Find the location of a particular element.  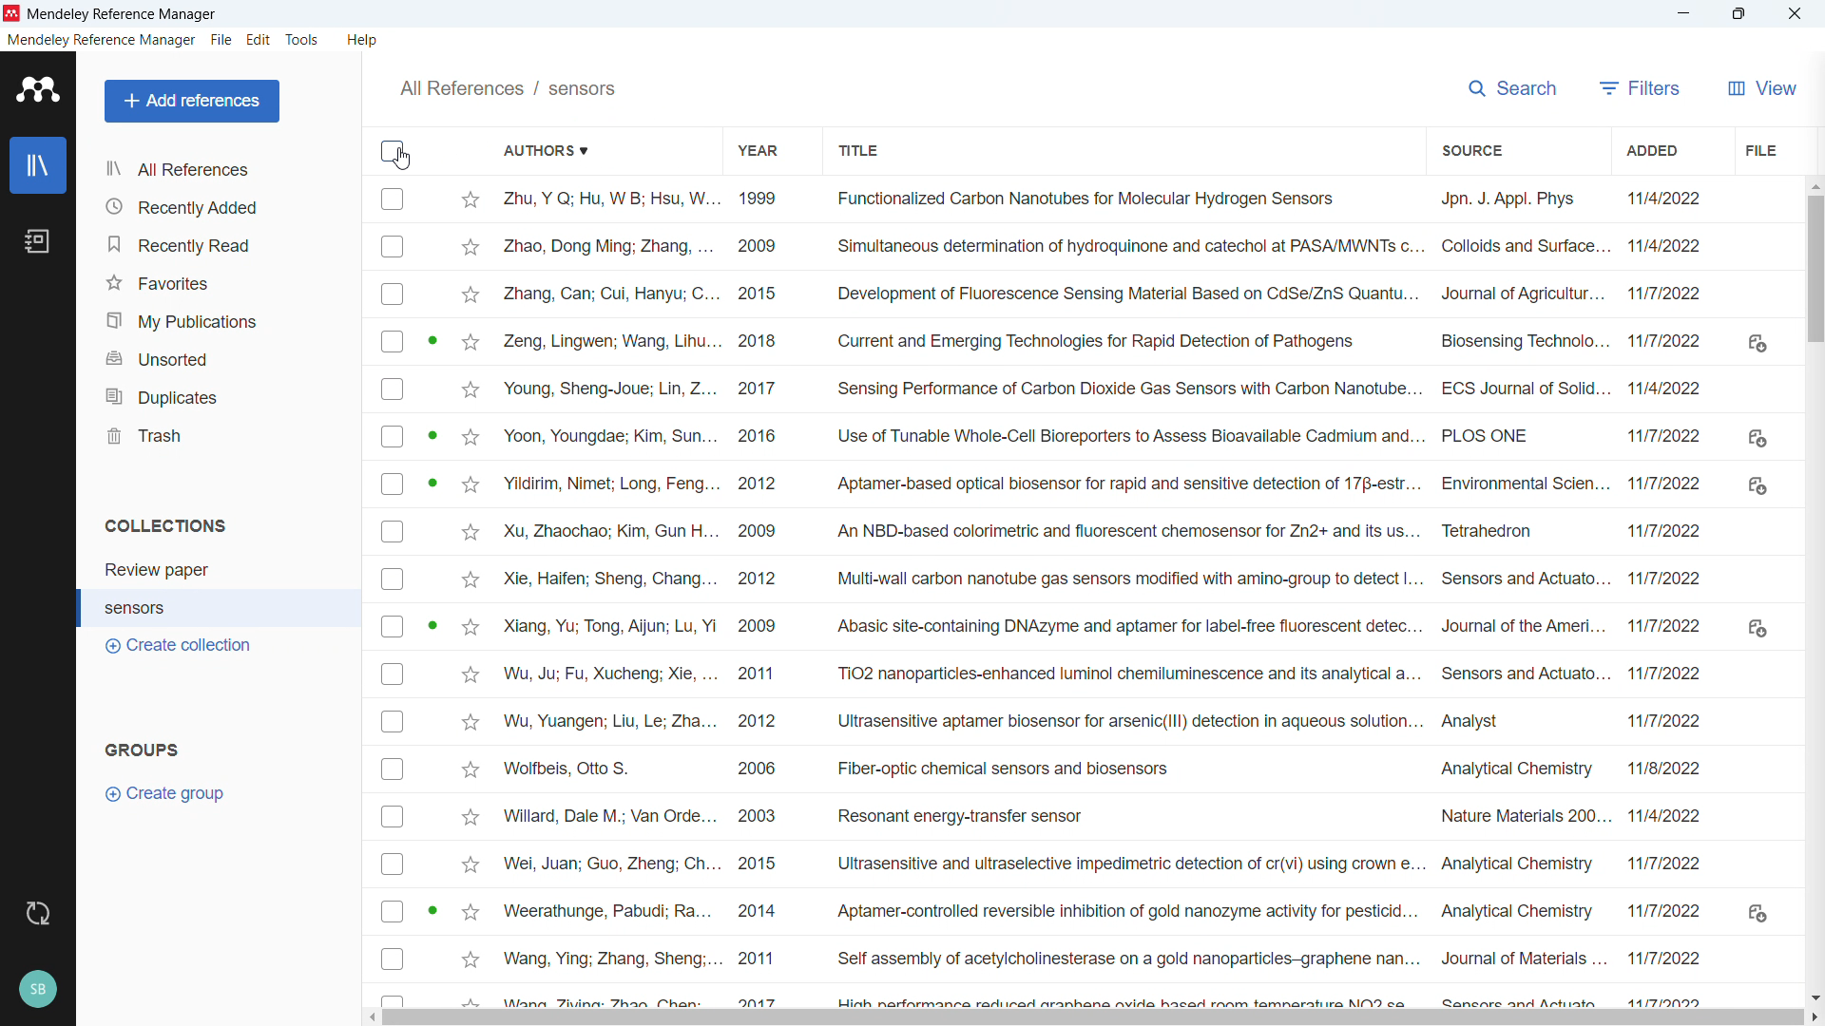

minimise  is located at coordinates (1684, 14).